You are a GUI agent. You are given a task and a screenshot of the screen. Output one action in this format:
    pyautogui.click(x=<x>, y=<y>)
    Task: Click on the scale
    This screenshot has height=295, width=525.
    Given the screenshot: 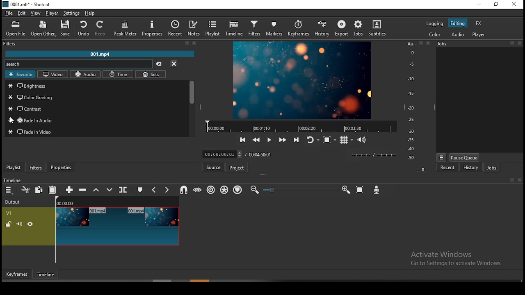 What is the action you would take?
    pyautogui.click(x=413, y=101)
    